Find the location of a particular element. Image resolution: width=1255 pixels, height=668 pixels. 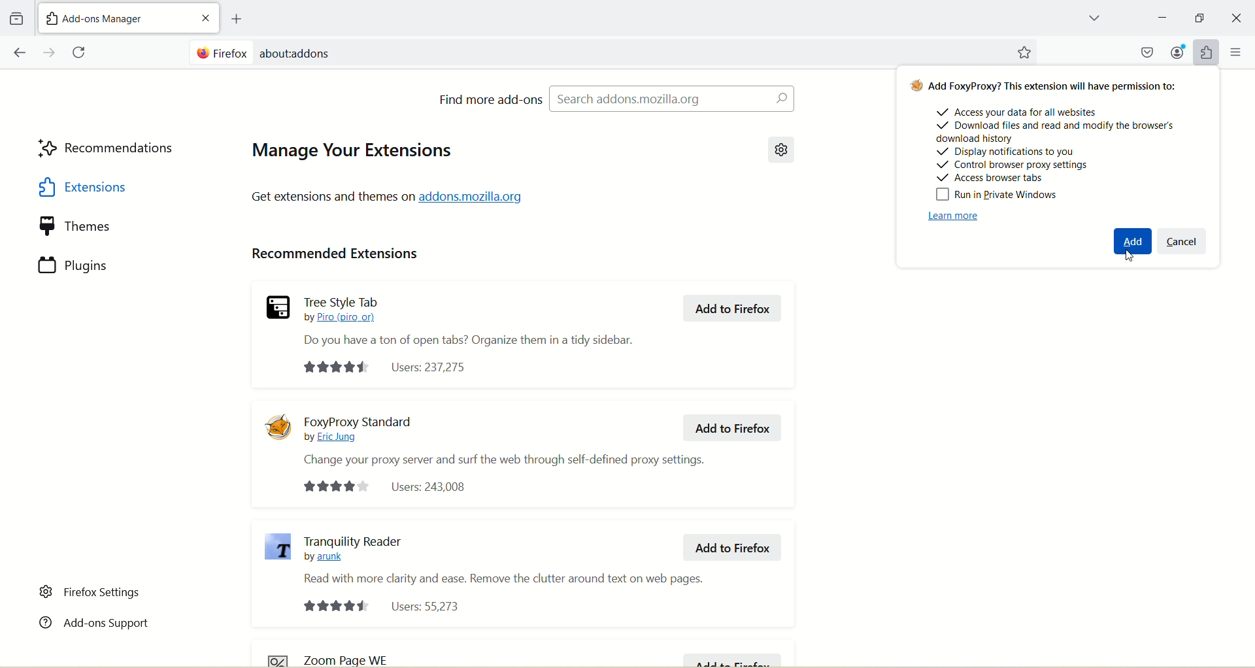

Widget is located at coordinates (1206, 52).